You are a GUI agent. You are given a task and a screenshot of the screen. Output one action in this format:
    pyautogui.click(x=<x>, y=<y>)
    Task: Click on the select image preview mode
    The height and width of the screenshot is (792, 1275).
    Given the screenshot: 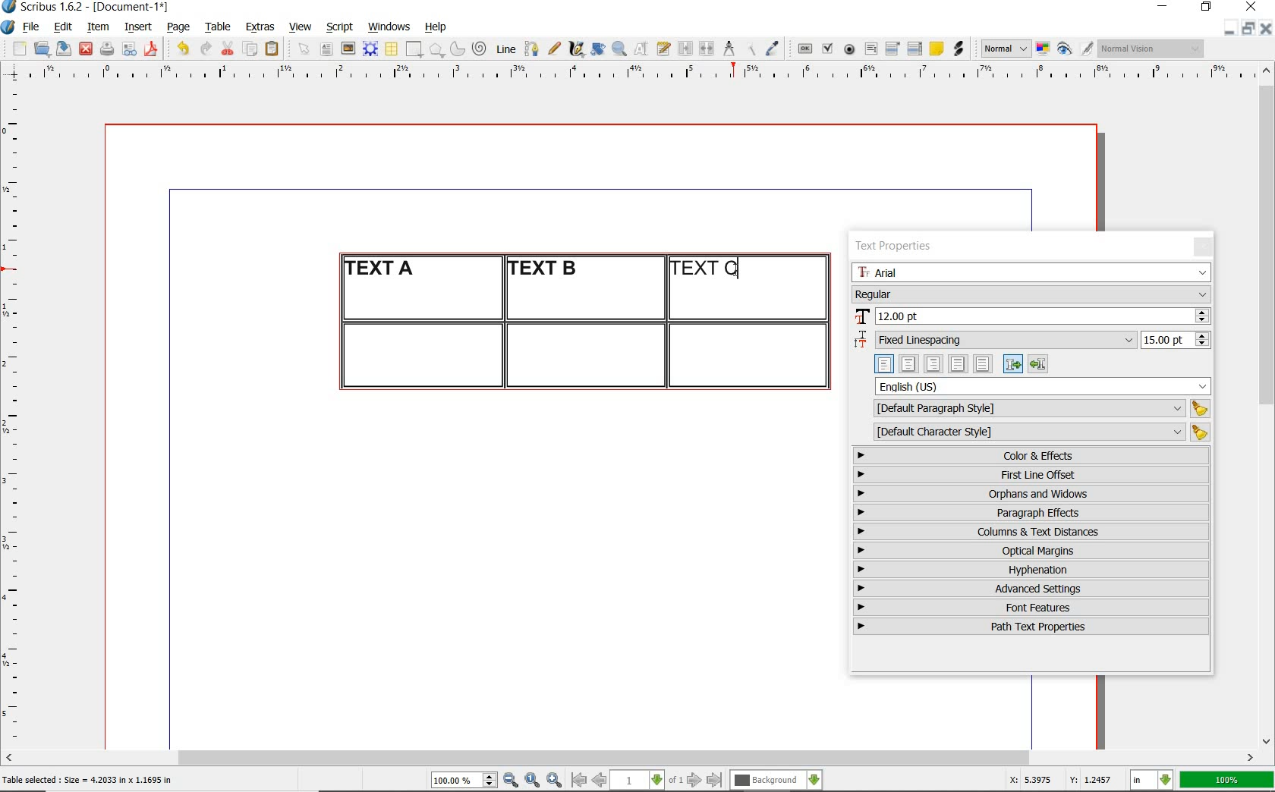 What is the action you would take?
    pyautogui.click(x=1005, y=49)
    